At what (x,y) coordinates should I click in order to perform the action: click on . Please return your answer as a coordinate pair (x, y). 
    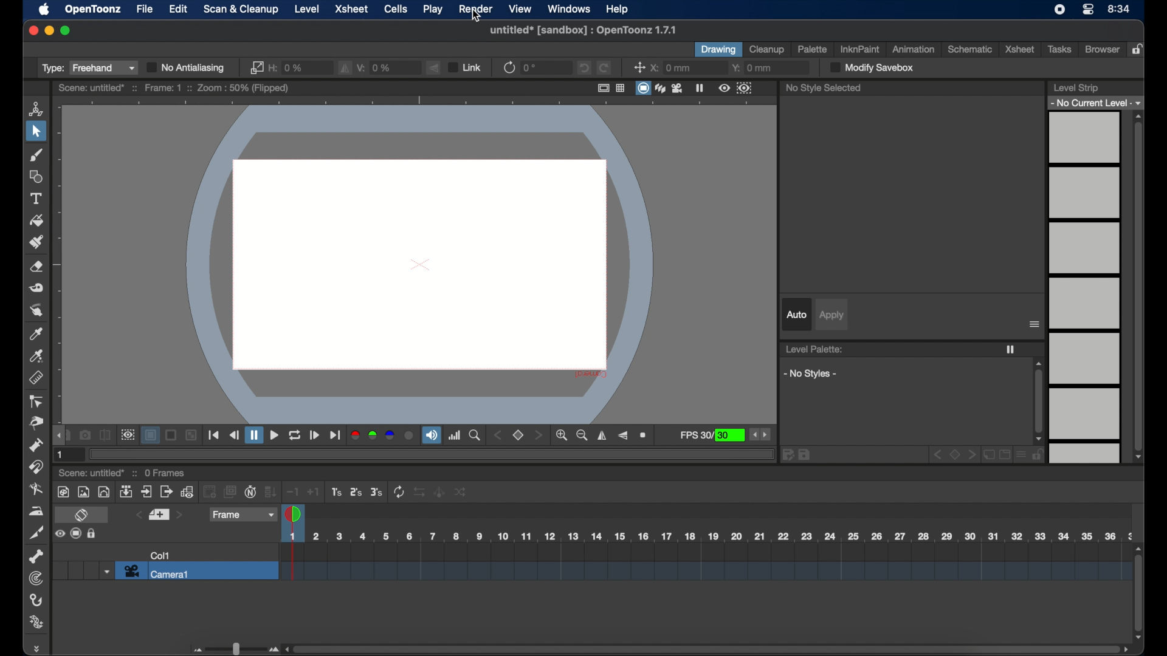
    Looking at the image, I should click on (167, 473).